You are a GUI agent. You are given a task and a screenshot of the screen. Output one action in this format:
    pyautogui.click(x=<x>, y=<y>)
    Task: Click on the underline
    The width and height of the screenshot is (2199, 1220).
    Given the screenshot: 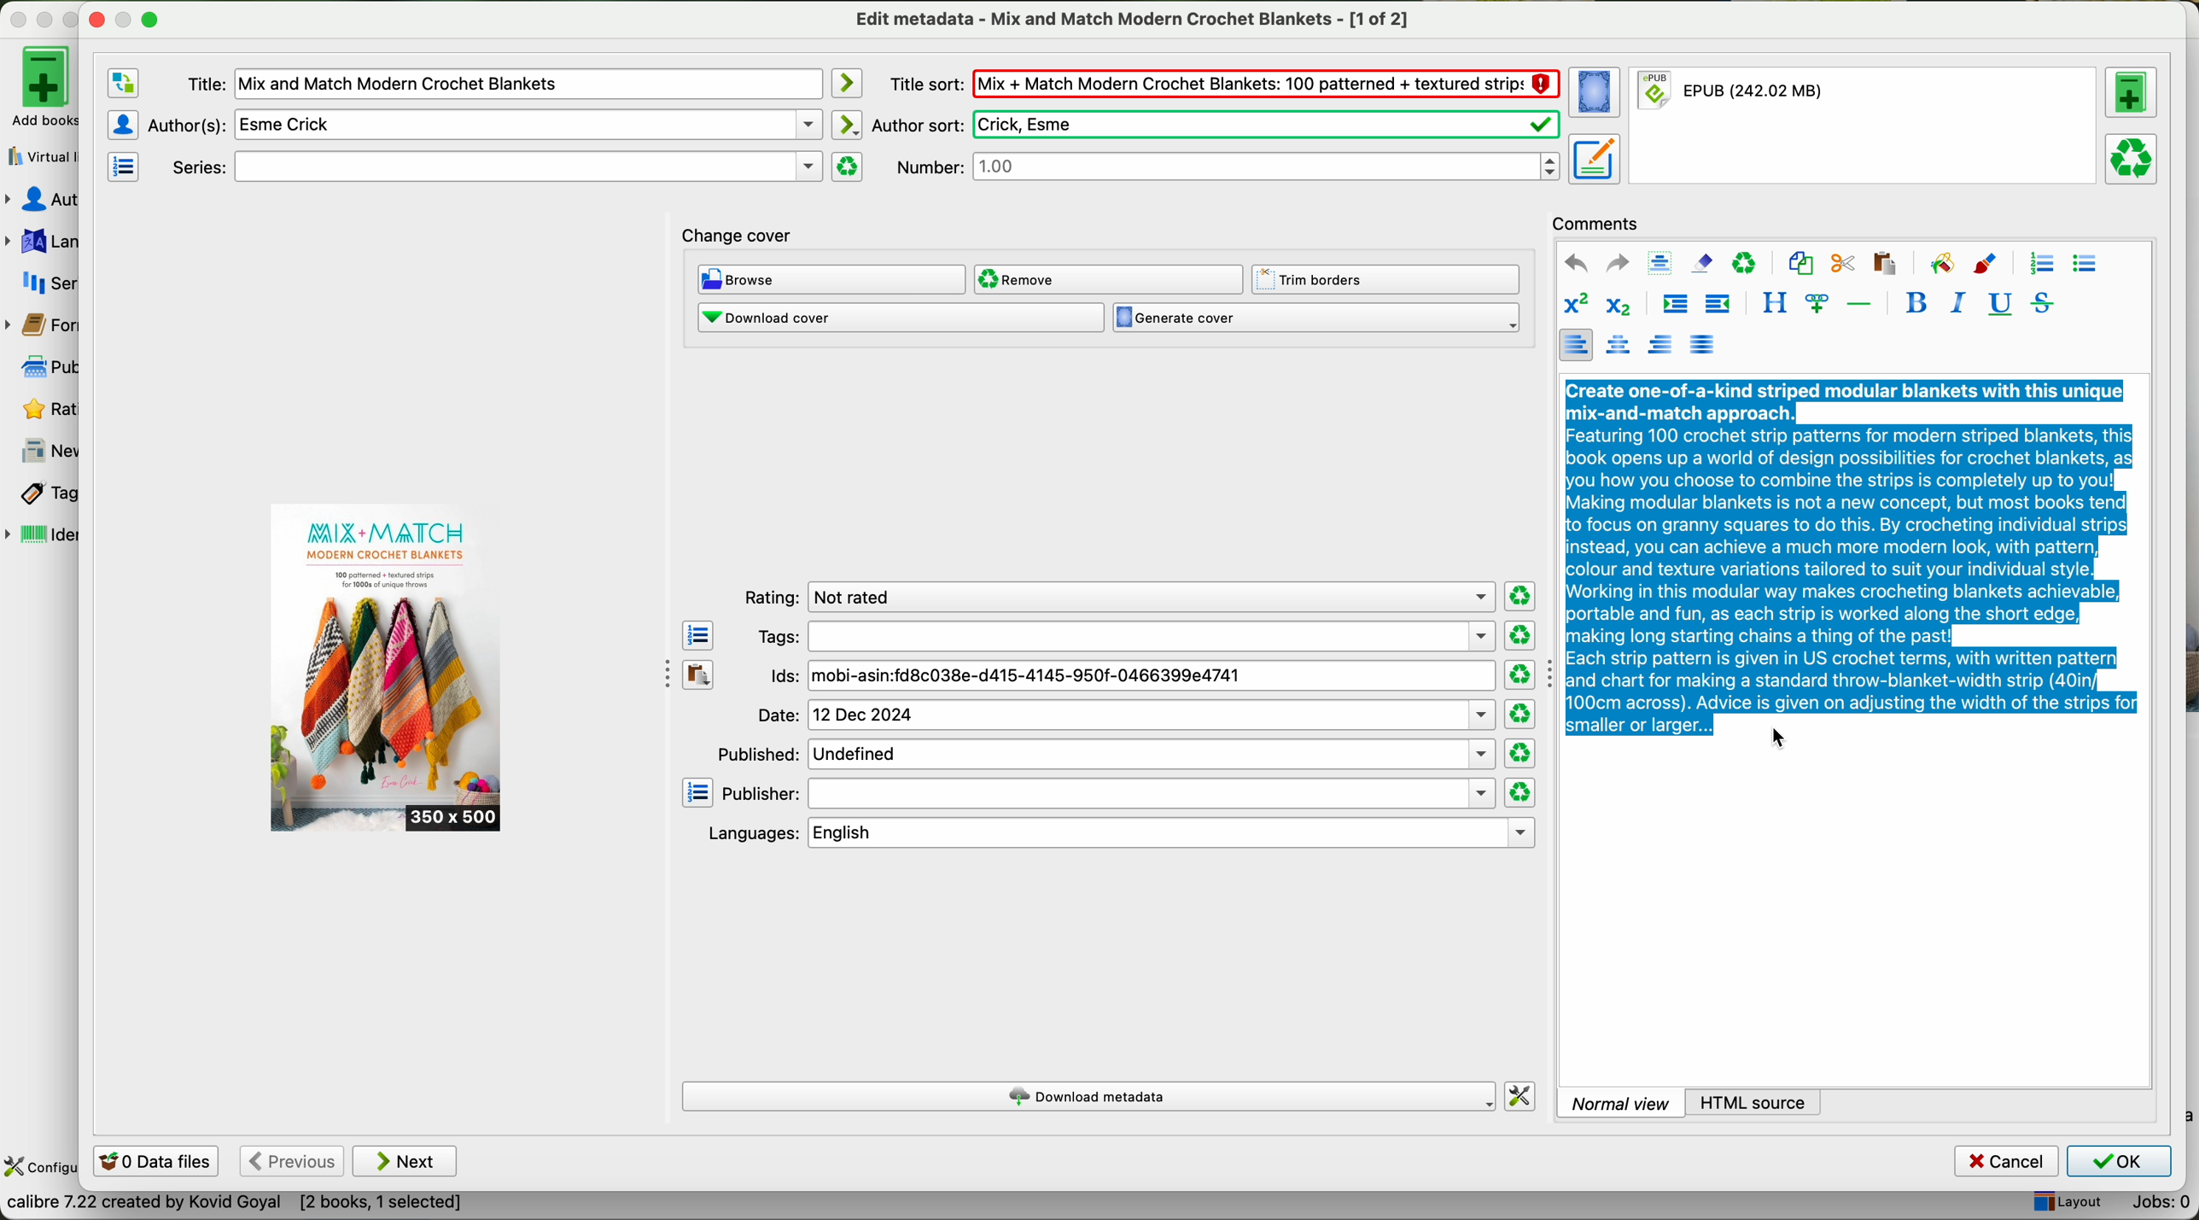 What is the action you would take?
    pyautogui.click(x=1998, y=305)
    